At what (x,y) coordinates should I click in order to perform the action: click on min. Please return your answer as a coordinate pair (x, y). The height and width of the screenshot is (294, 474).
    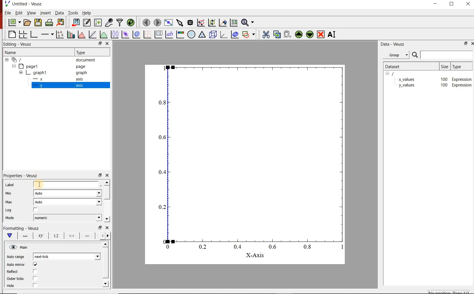
    Looking at the image, I should click on (8, 195).